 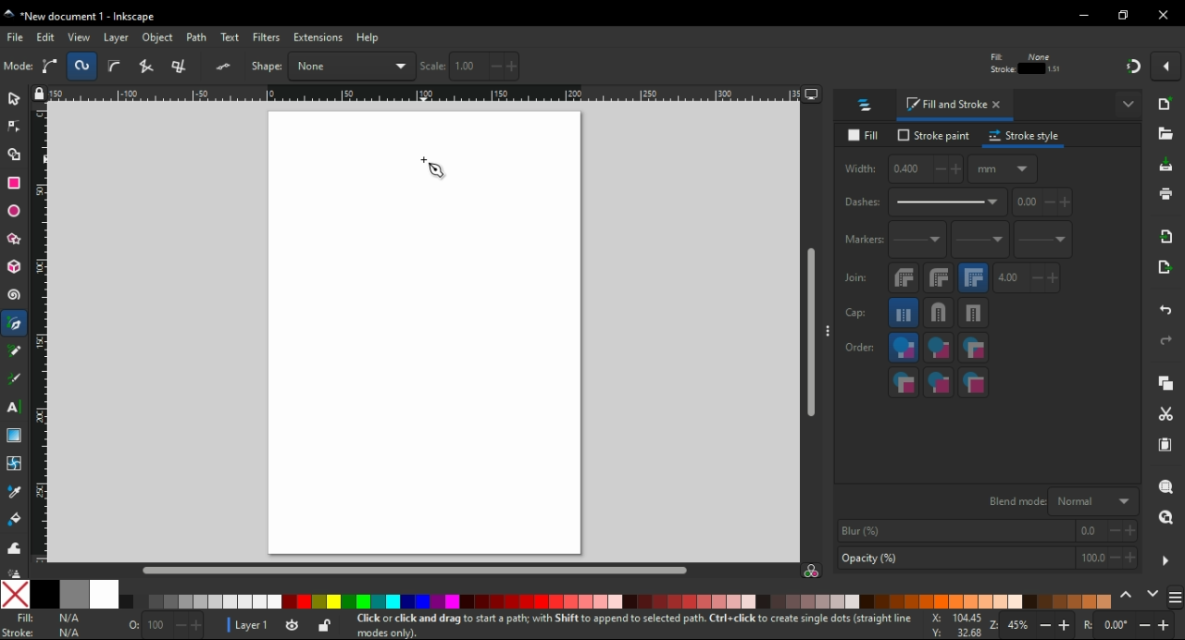 What do you see at coordinates (365, 67) in the screenshot?
I see `lower` at bounding box center [365, 67].